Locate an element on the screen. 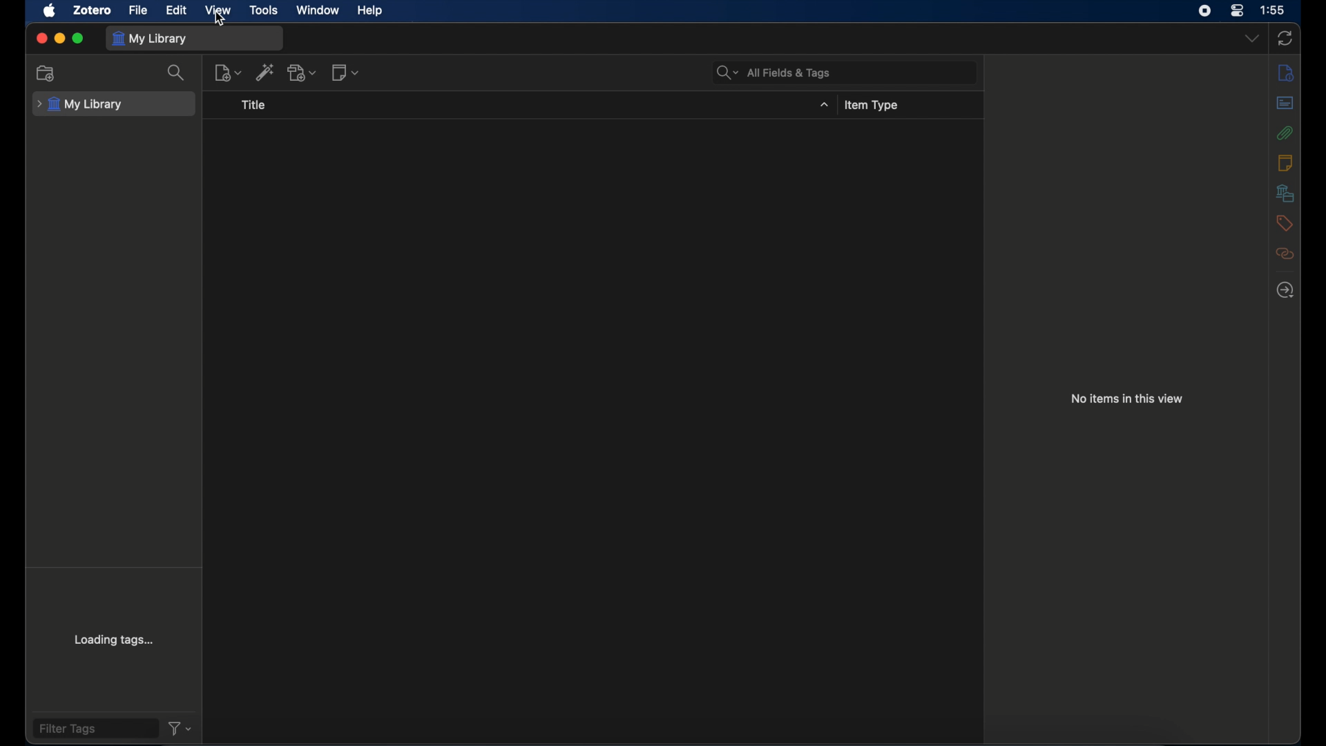  new collection is located at coordinates (47, 74).